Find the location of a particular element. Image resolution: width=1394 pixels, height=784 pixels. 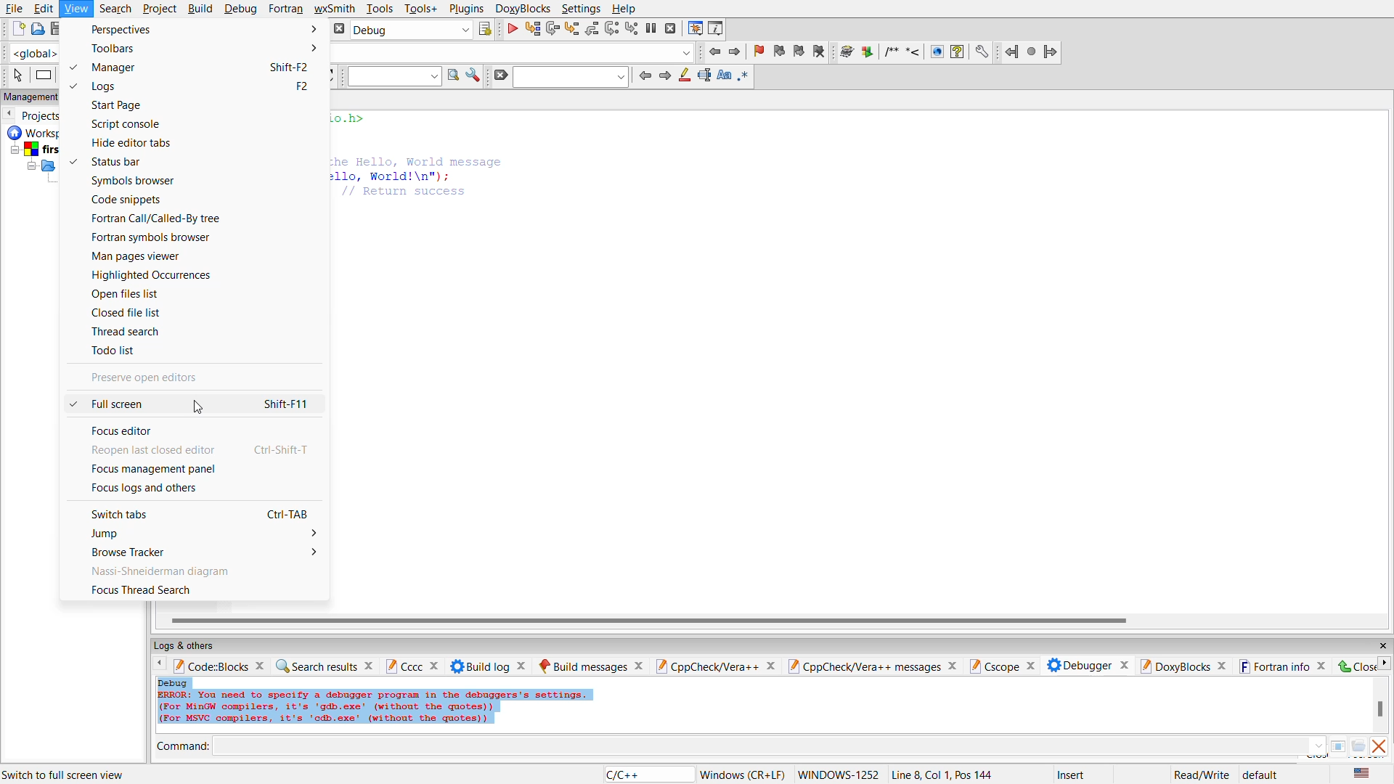

clear is located at coordinates (501, 75).